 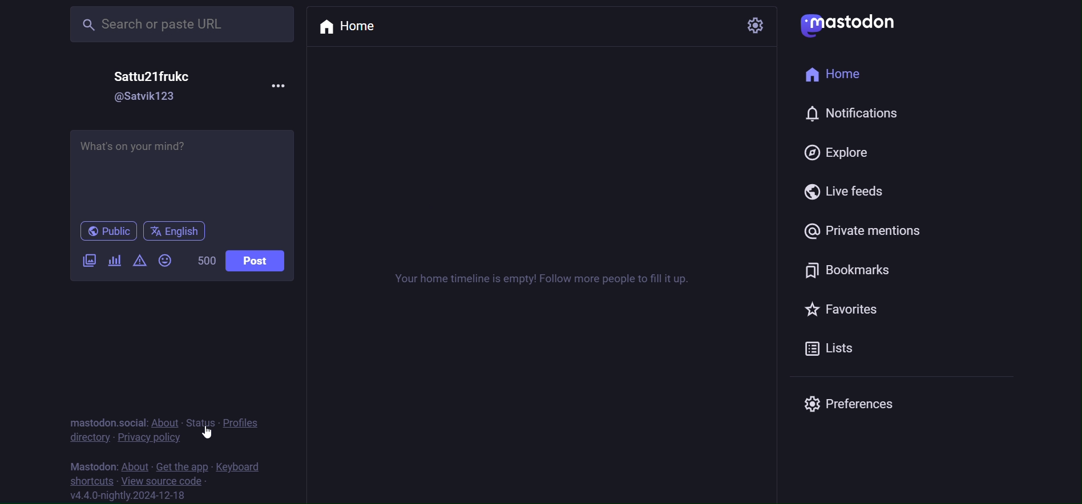 What do you see at coordinates (161, 76) in the screenshot?
I see `Username` at bounding box center [161, 76].